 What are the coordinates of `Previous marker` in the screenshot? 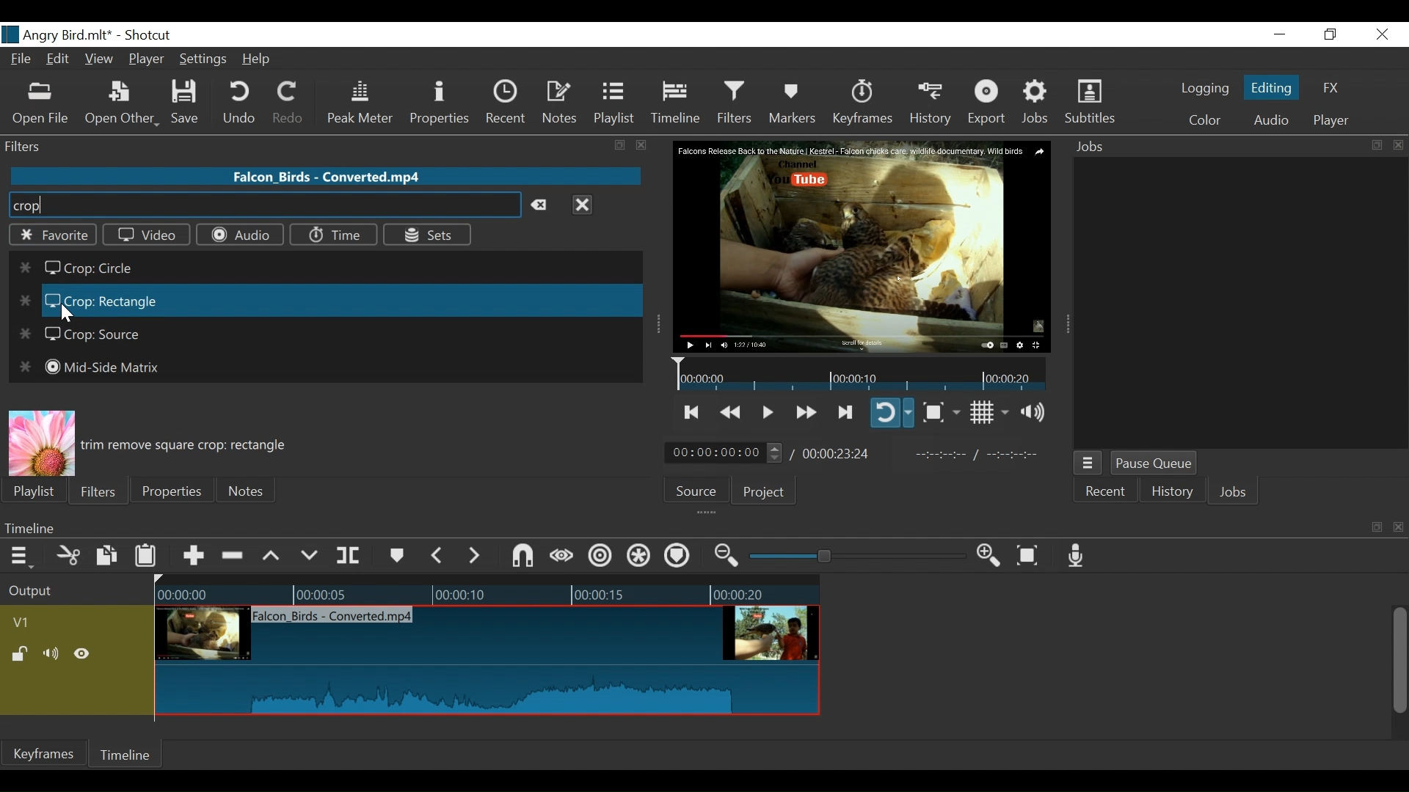 It's located at (437, 555).